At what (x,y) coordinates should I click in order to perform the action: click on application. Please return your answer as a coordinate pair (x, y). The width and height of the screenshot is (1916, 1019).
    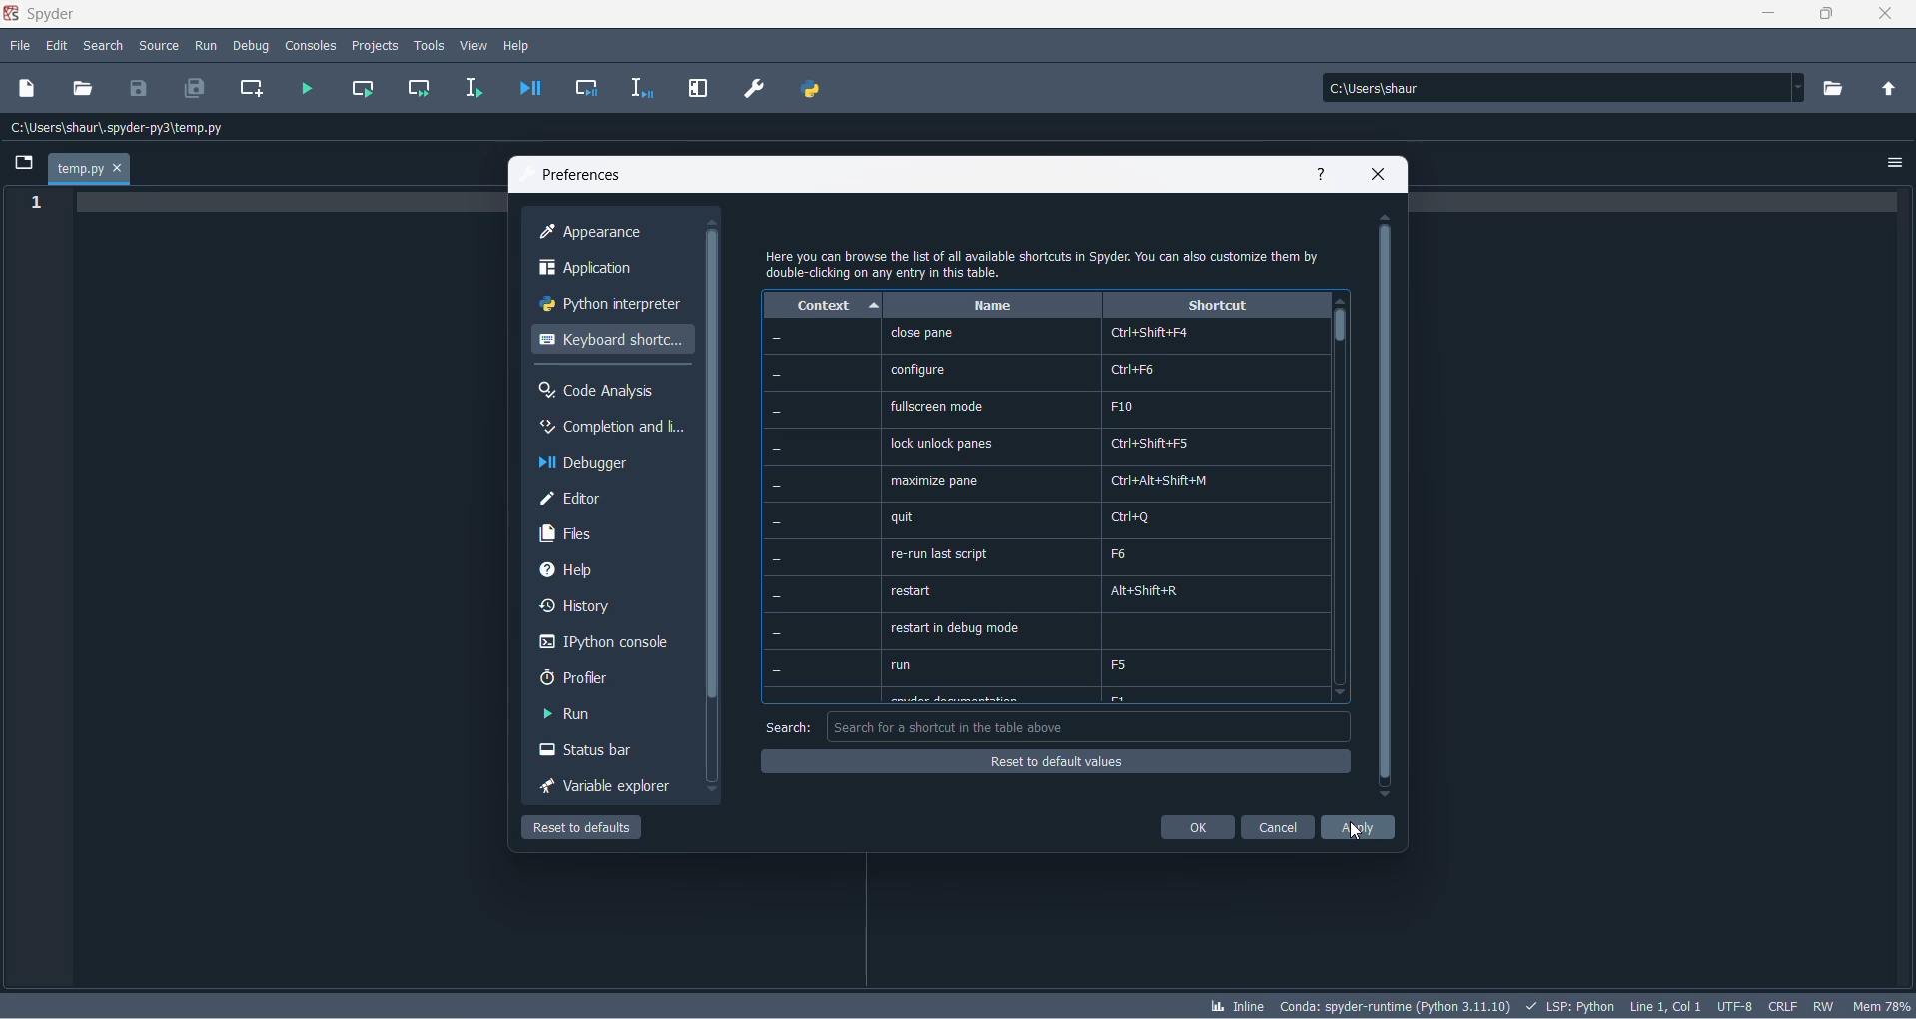
    Looking at the image, I should click on (609, 270).